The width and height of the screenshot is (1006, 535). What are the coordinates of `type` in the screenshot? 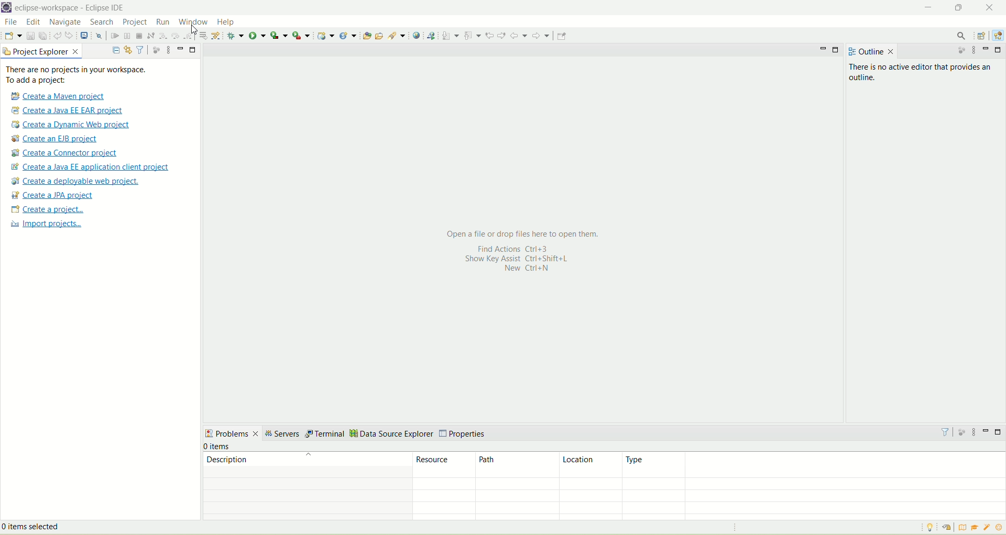 It's located at (815, 464).